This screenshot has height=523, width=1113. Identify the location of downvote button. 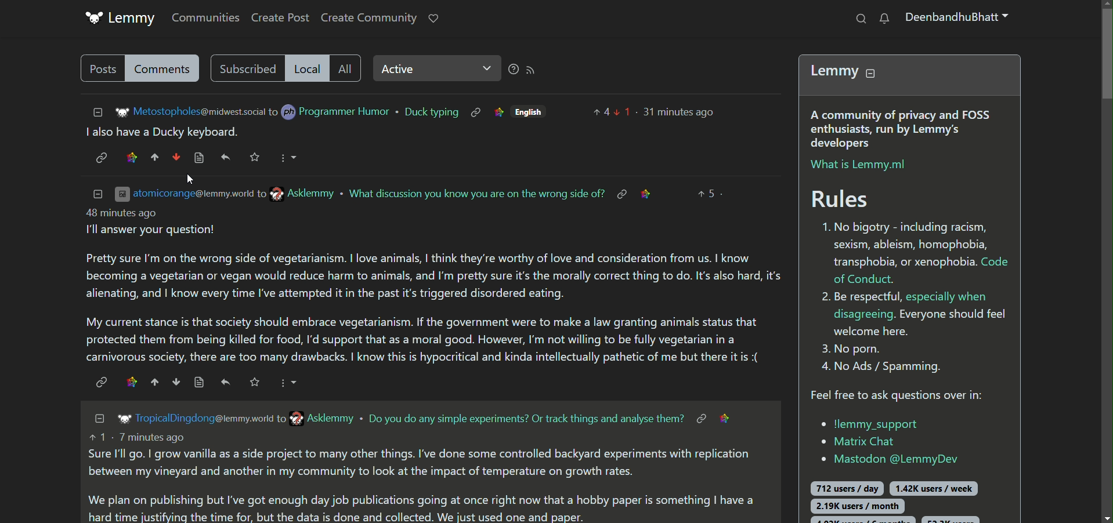
(176, 157).